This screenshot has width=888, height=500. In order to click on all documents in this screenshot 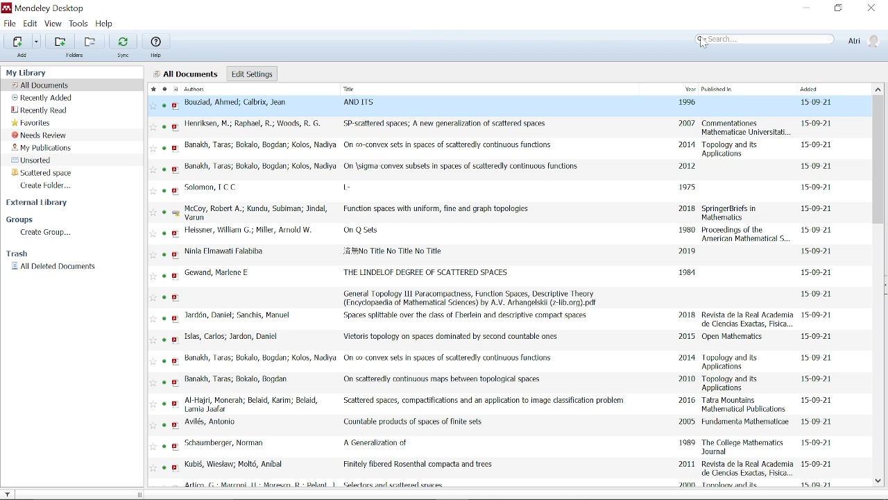, I will do `click(186, 74)`.